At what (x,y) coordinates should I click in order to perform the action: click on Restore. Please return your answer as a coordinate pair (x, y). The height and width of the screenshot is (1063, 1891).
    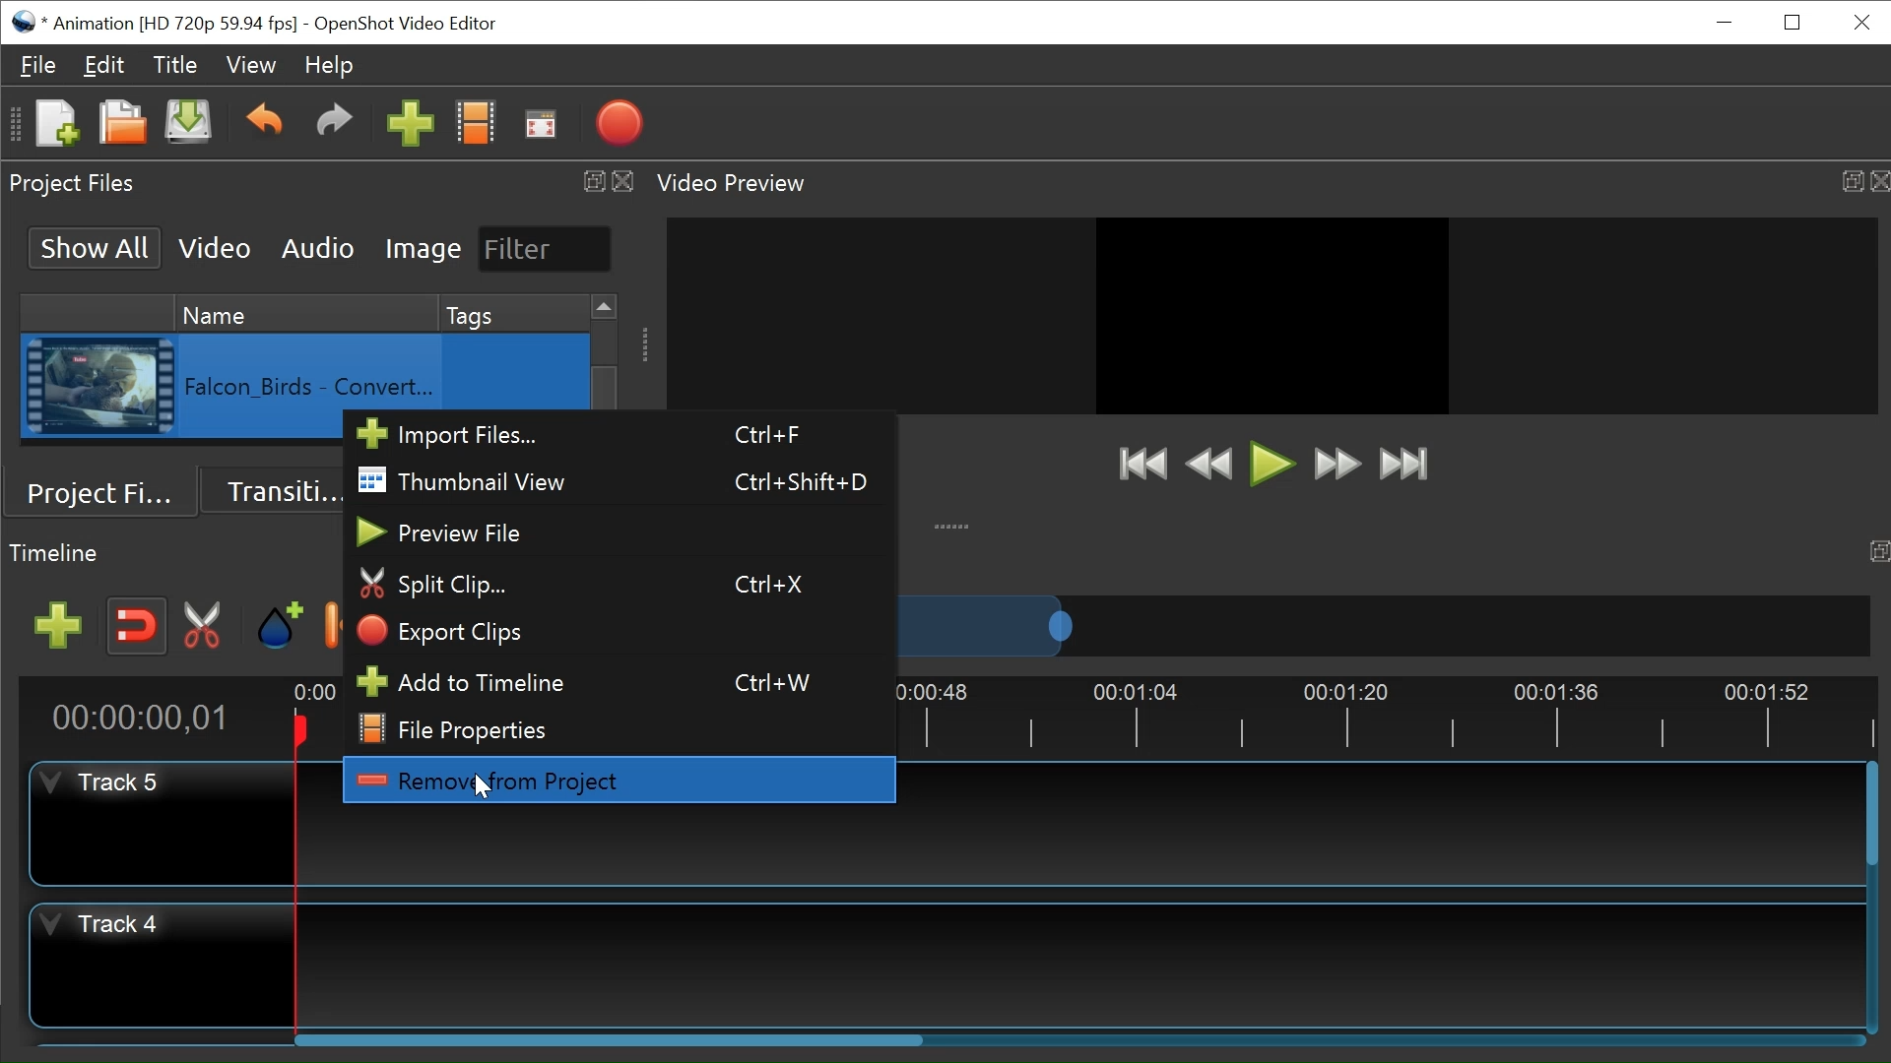
    Looking at the image, I should click on (1795, 22).